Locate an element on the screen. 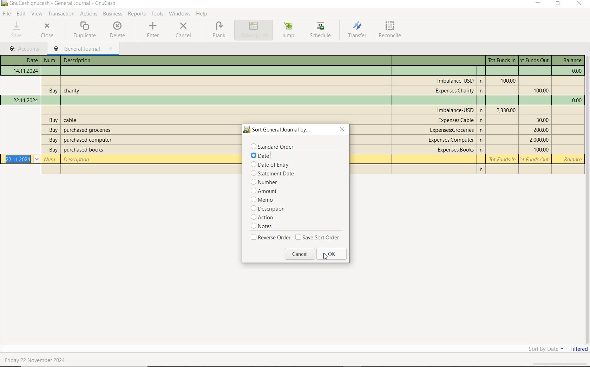 This screenshot has width=590, height=367. cursor is located at coordinates (325, 257).